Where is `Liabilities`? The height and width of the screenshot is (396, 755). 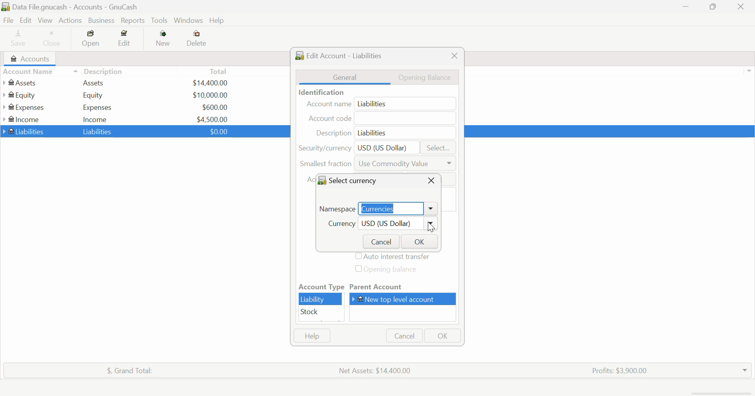 Liabilities is located at coordinates (98, 131).